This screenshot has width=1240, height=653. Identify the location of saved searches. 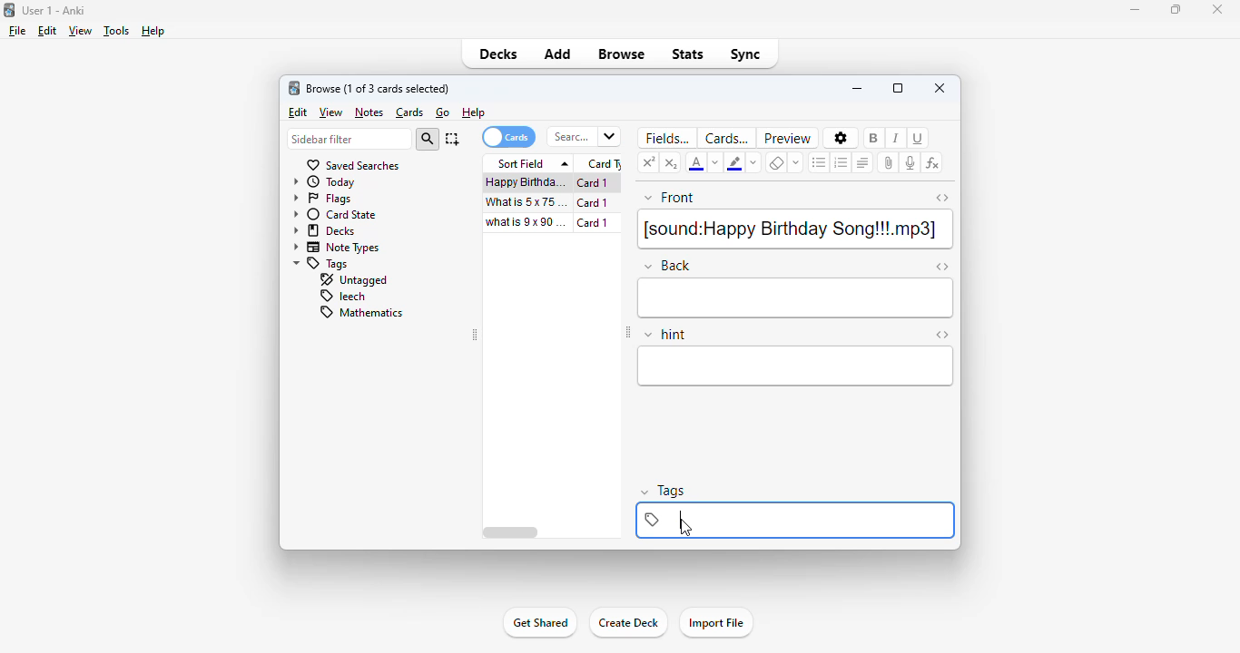
(352, 165).